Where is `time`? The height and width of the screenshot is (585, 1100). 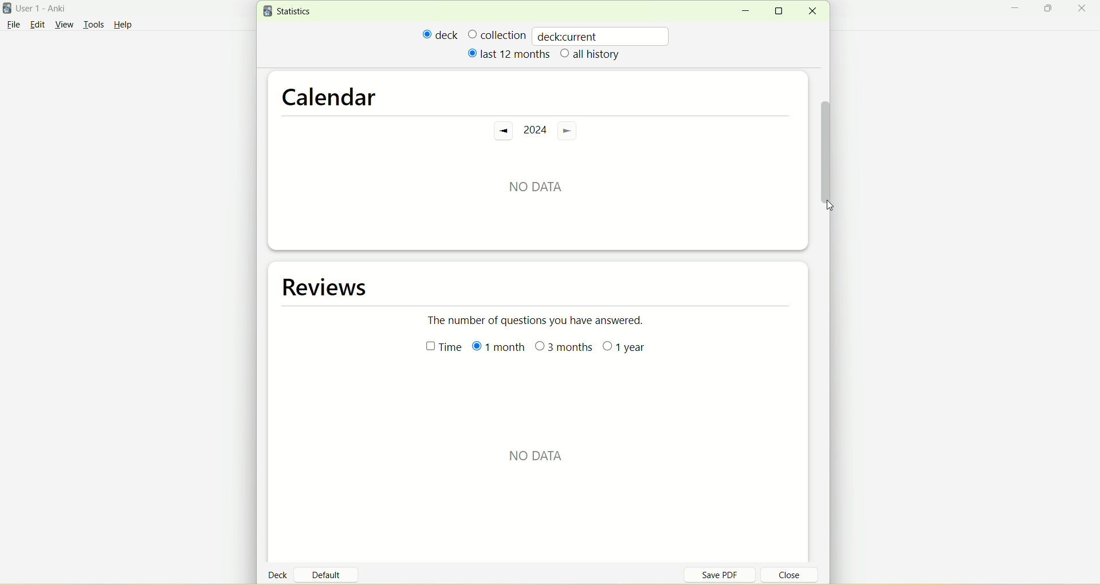
time is located at coordinates (438, 349).